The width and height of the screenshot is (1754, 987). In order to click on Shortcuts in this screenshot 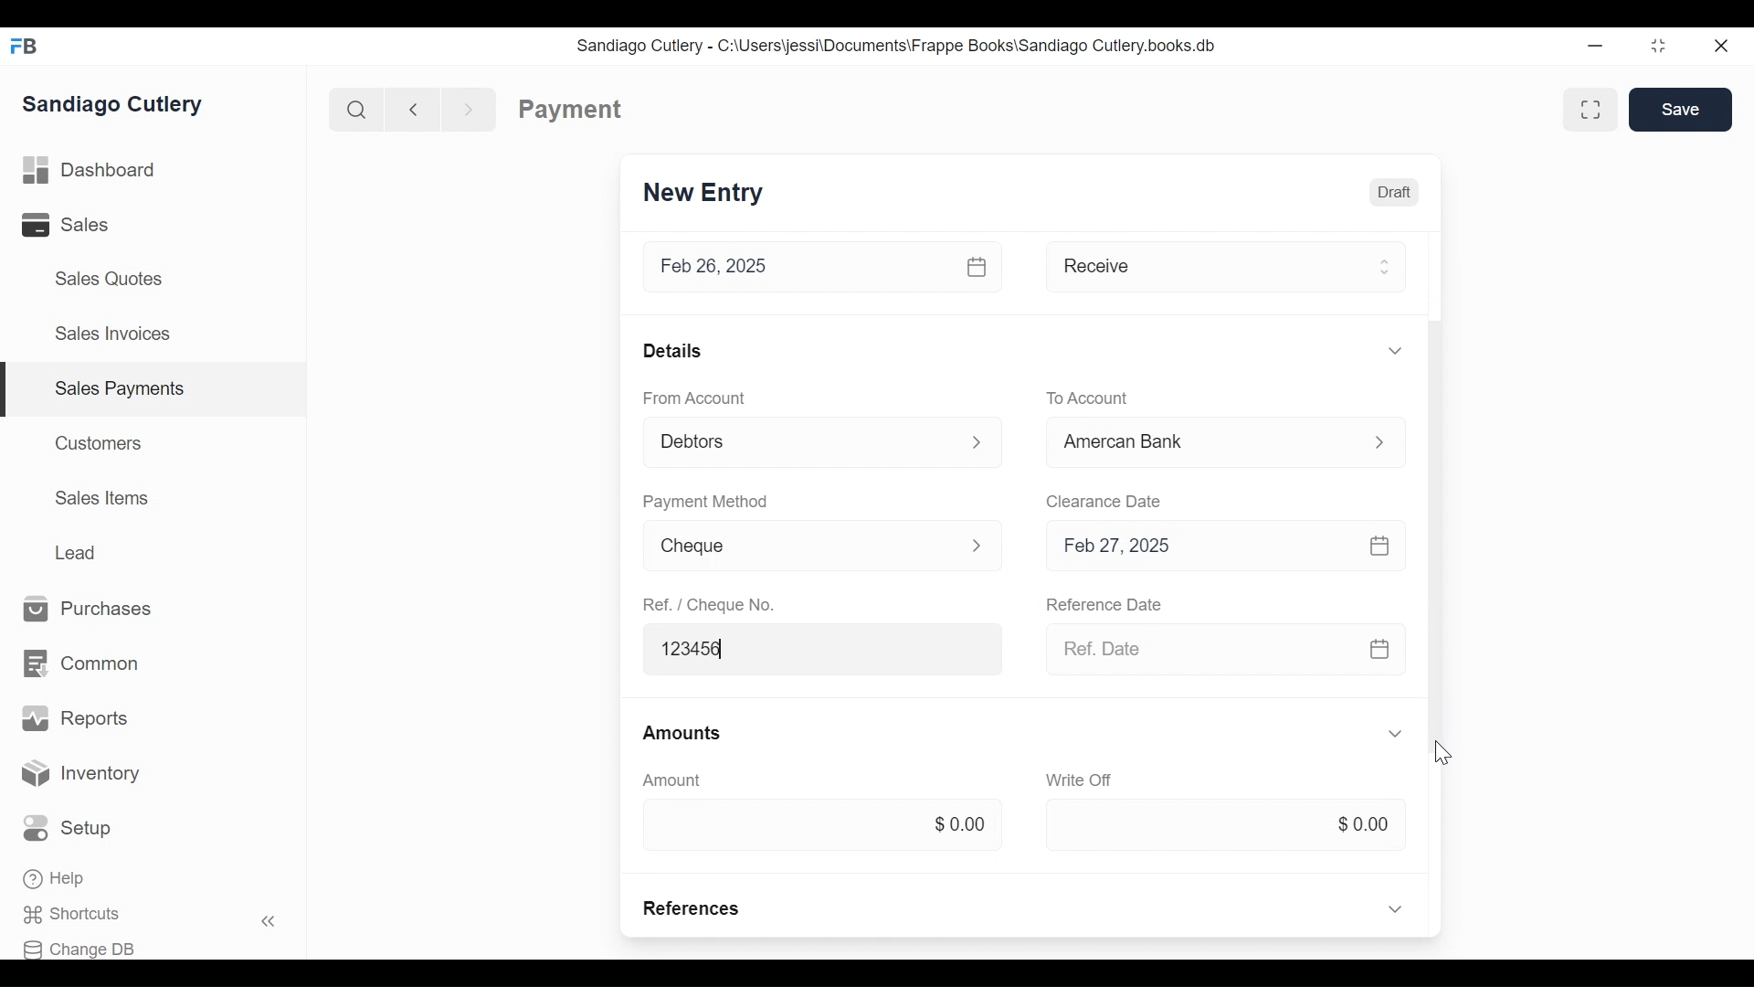, I will do `click(83, 915)`.